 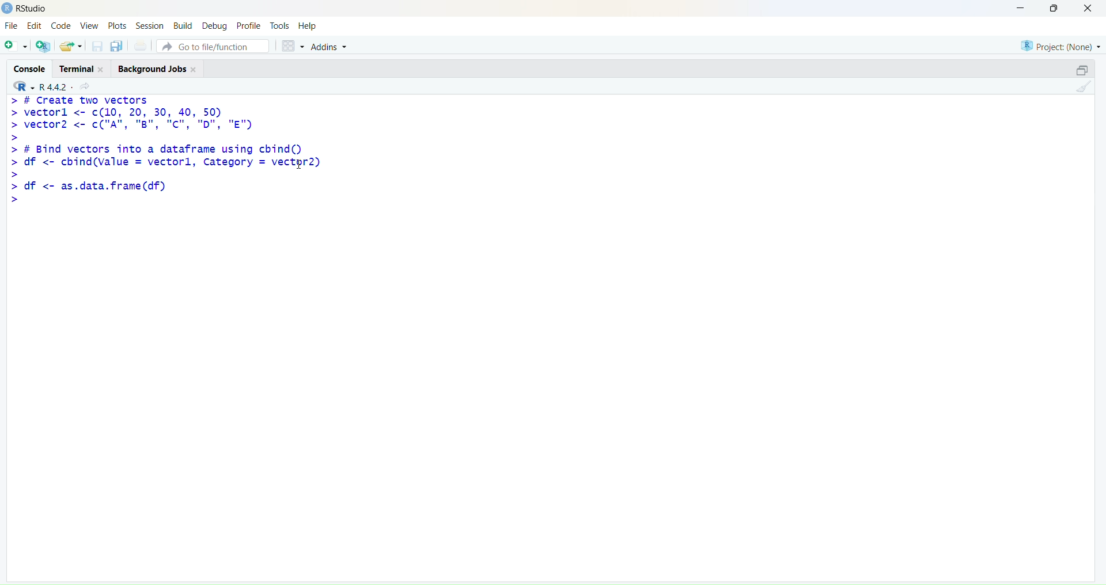 What do you see at coordinates (1059, 46) in the screenshot?
I see `Project: (None)` at bounding box center [1059, 46].